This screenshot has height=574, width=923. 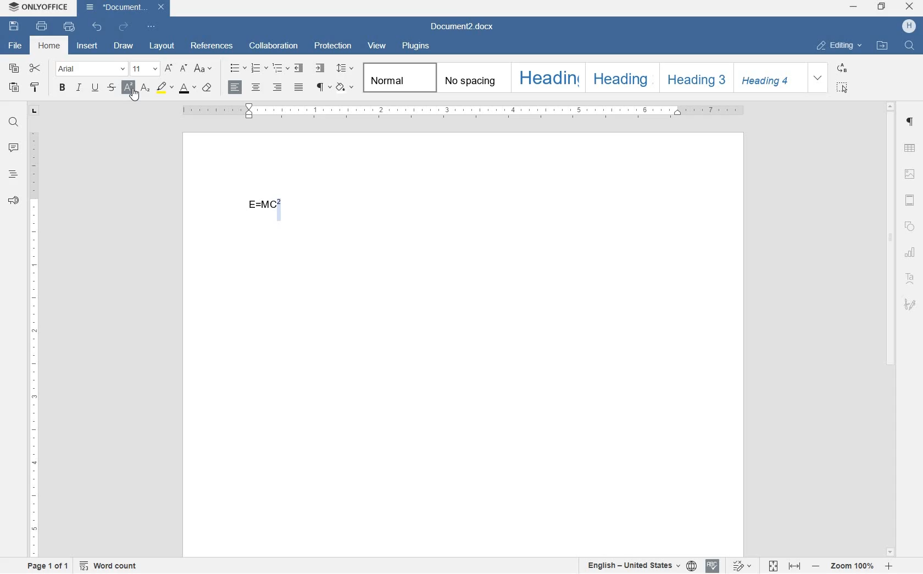 What do you see at coordinates (135, 98) in the screenshot?
I see `CURSOR` at bounding box center [135, 98].